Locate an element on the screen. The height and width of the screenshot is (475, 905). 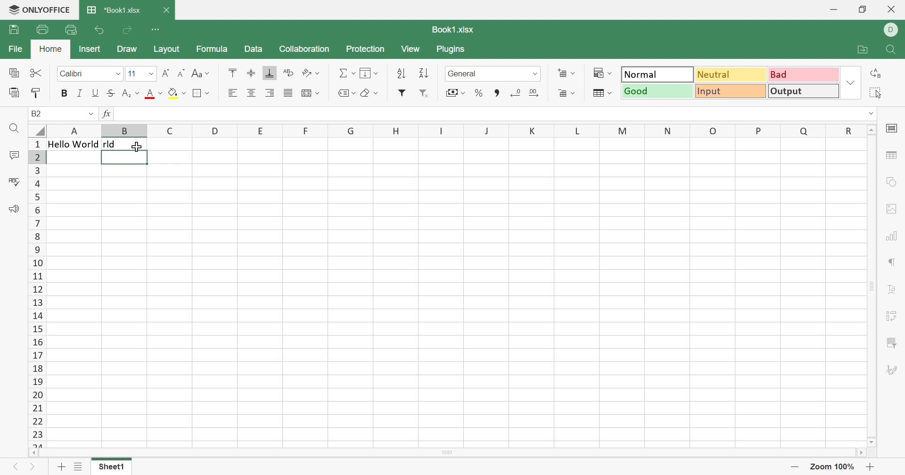
Draw is located at coordinates (124, 49).